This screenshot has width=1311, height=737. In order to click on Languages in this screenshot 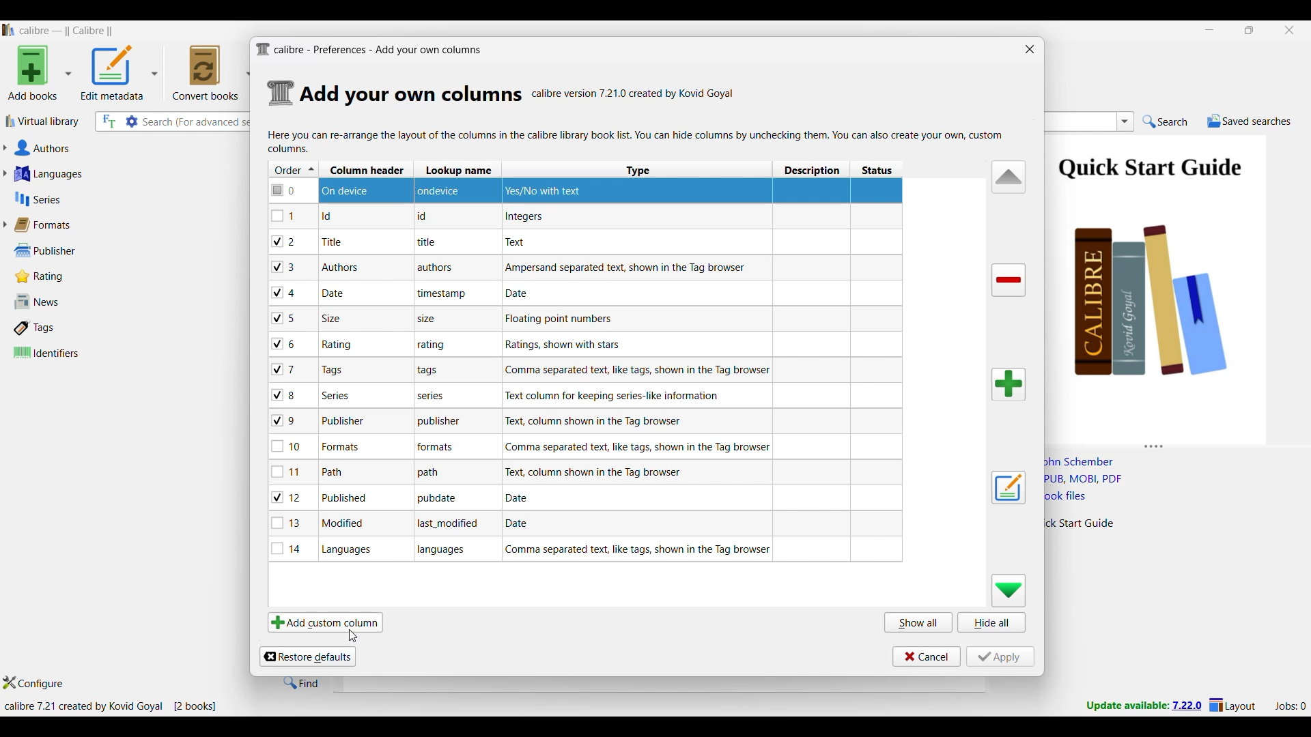, I will do `click(104, 173)`.